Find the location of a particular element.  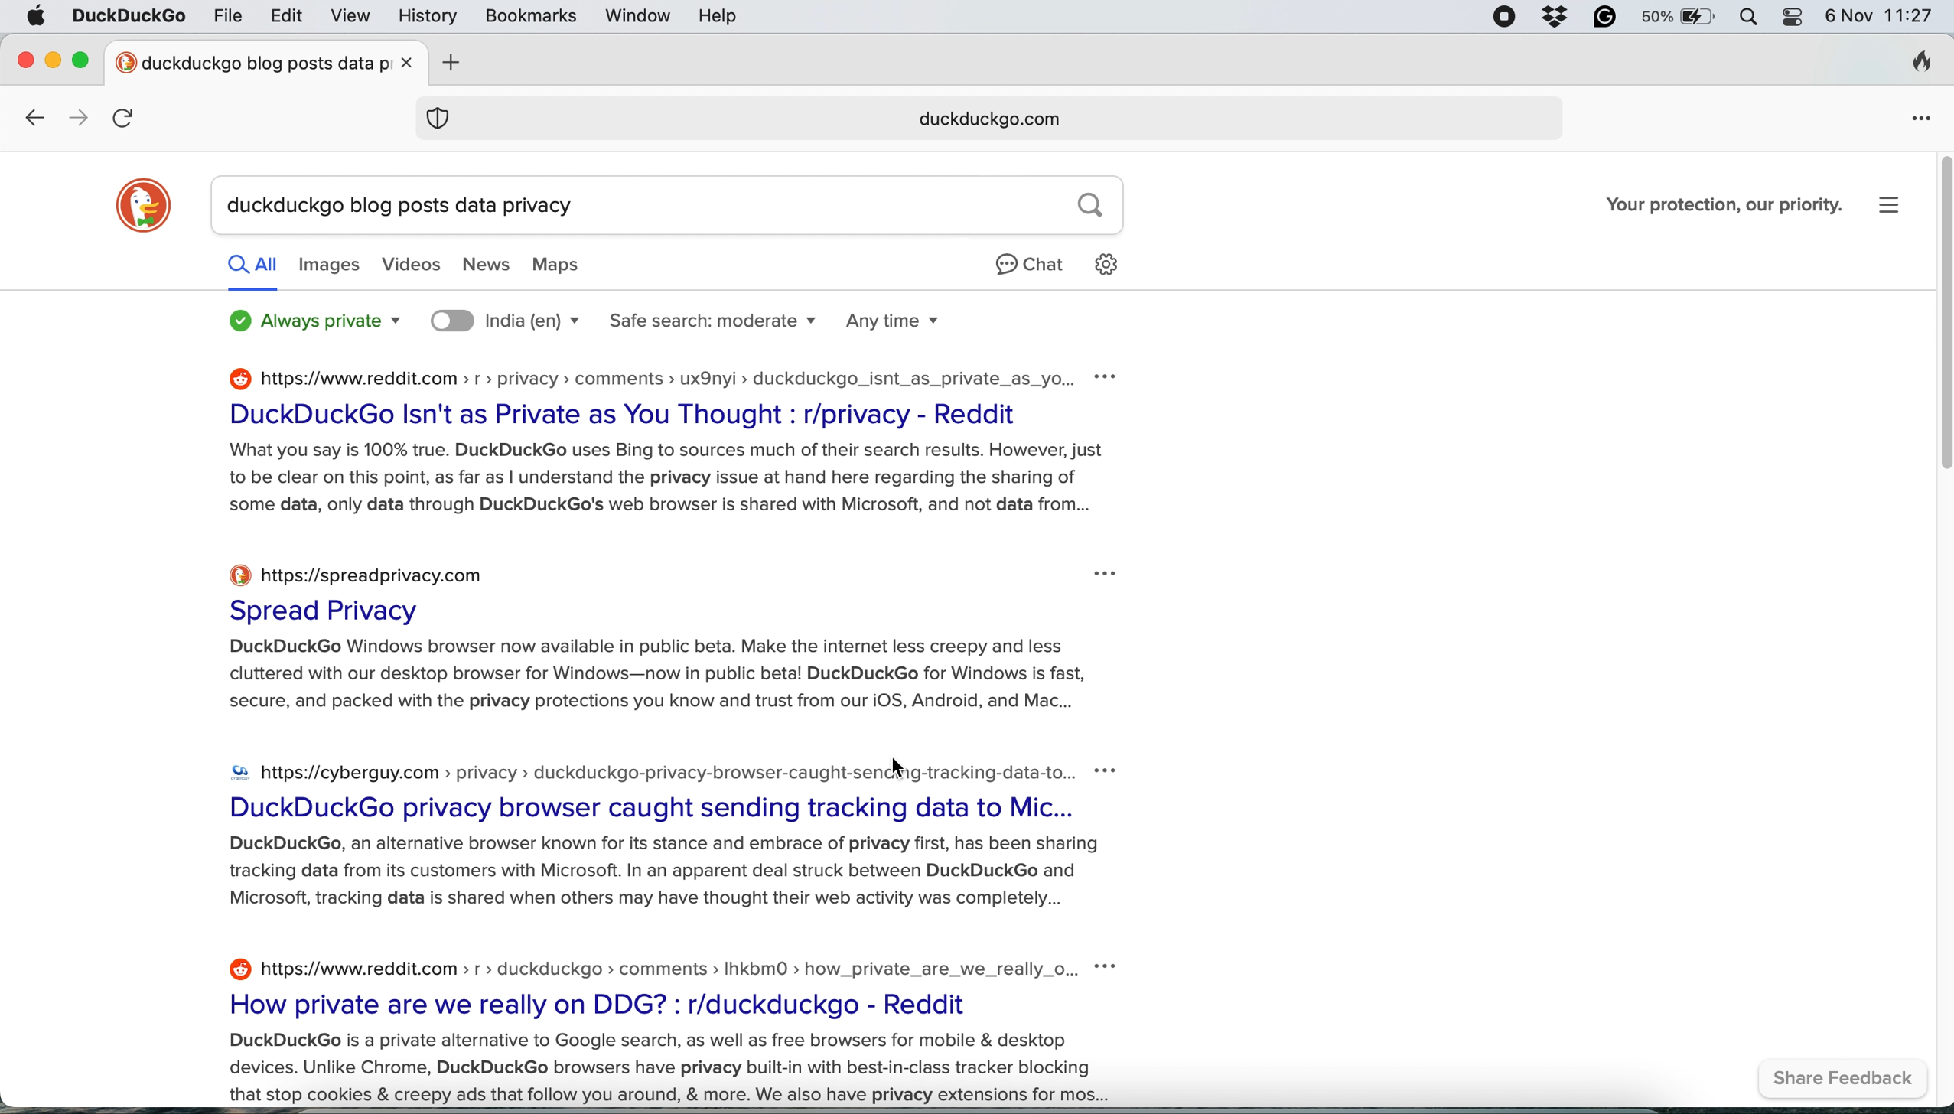

What you say is 100% true. DuckDuckGo uses... is located at coordinates (666, 480).